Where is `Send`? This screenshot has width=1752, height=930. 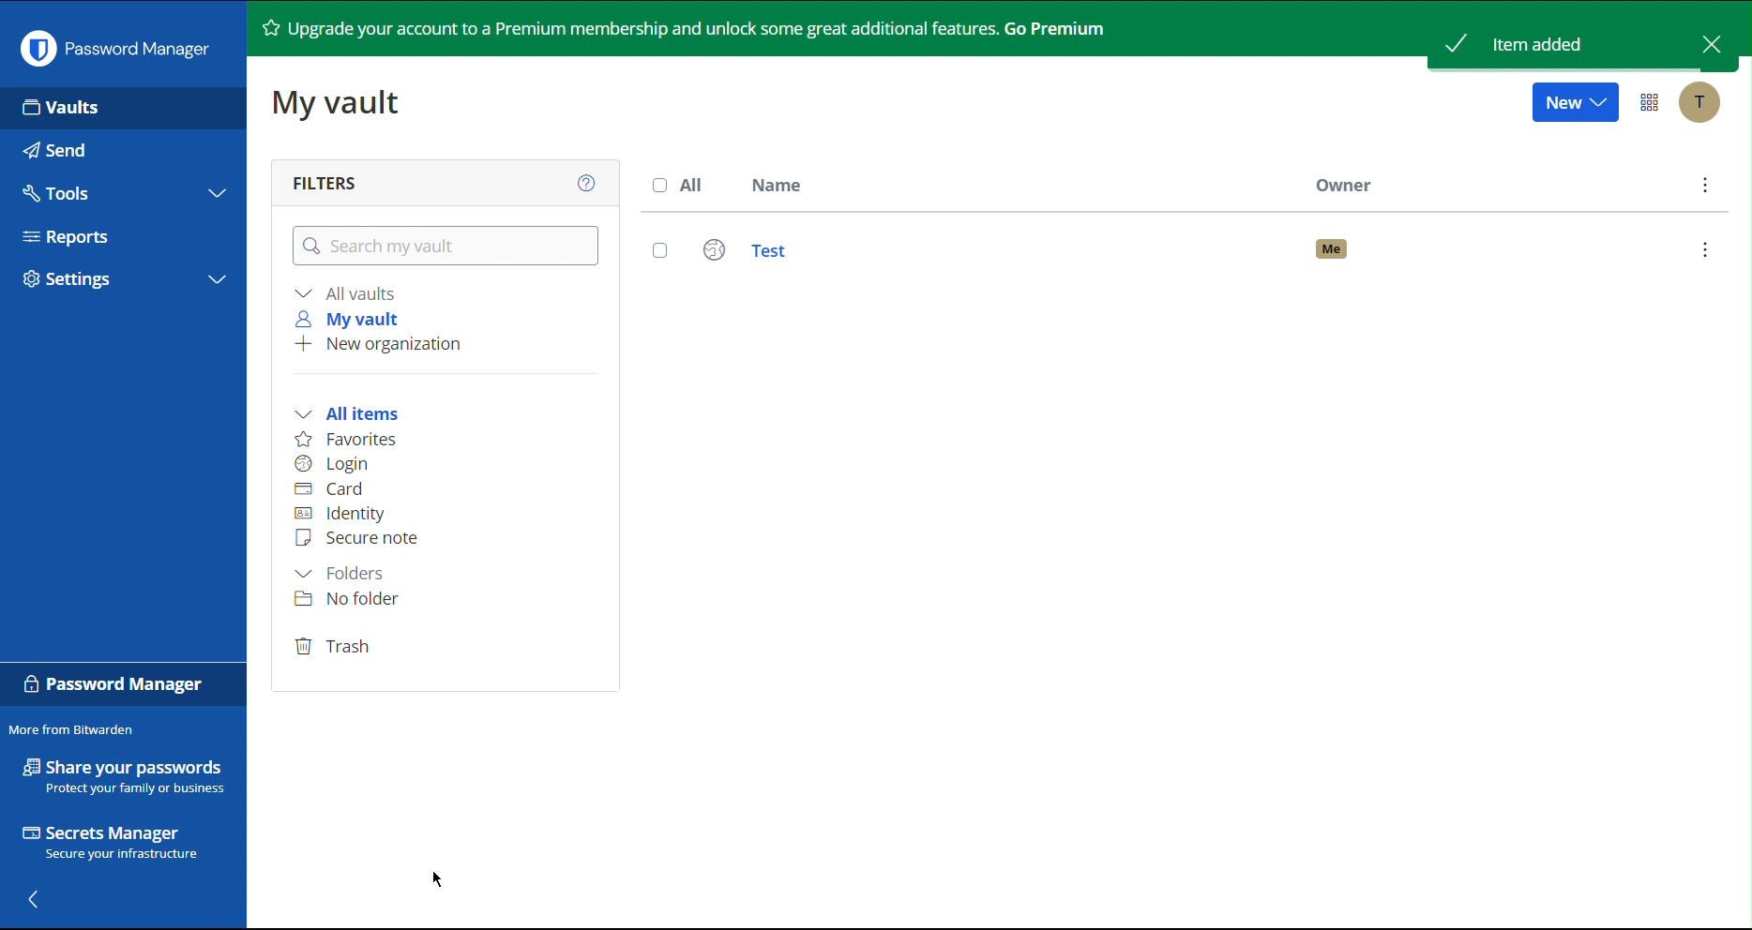
Send is located at coordinates (122, 147).